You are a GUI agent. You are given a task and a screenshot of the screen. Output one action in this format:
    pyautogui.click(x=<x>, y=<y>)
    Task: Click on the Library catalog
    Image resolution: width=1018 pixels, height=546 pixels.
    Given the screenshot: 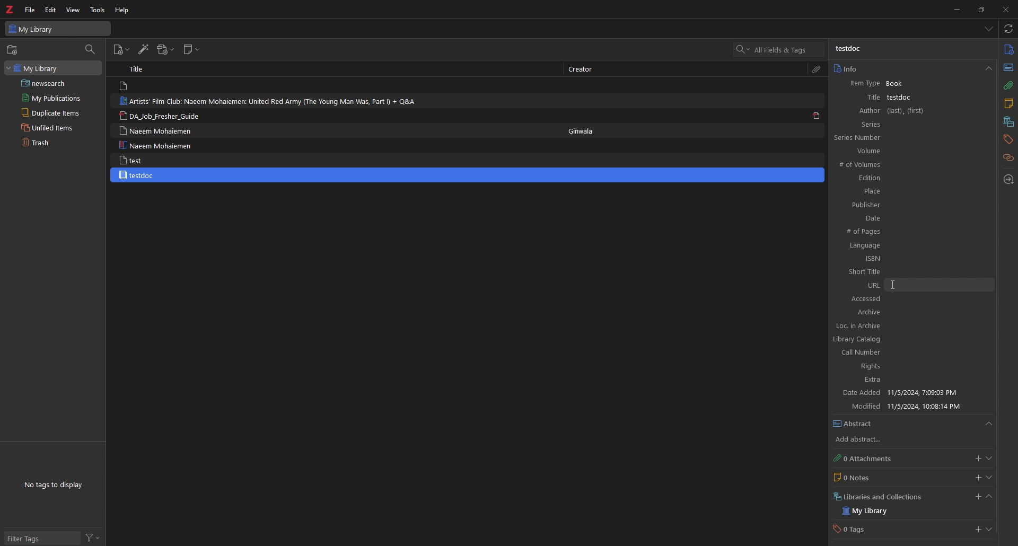 What is the action you would take?
    pyautogui.click(x=906, y=340)
    